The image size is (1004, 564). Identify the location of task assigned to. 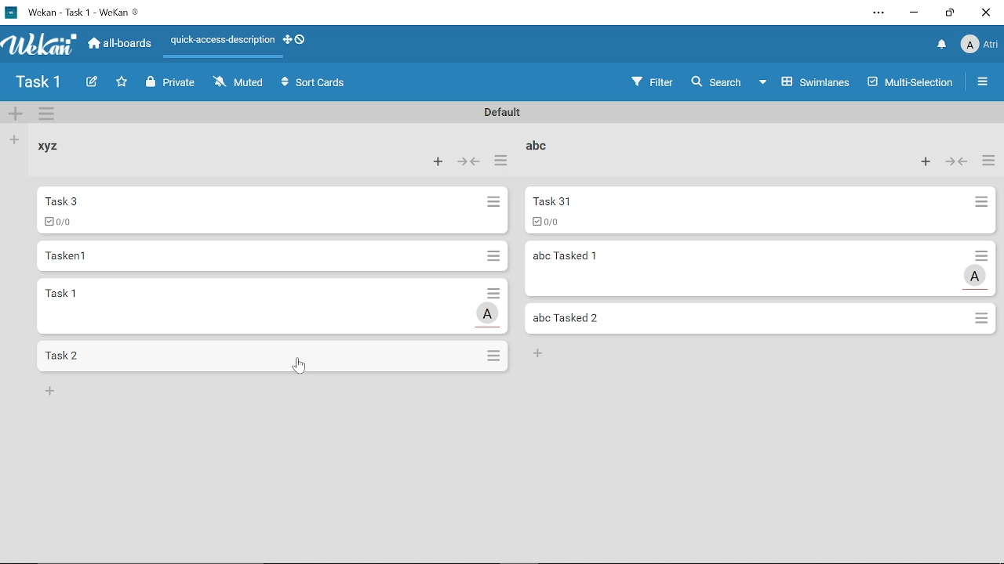
(489, 314).